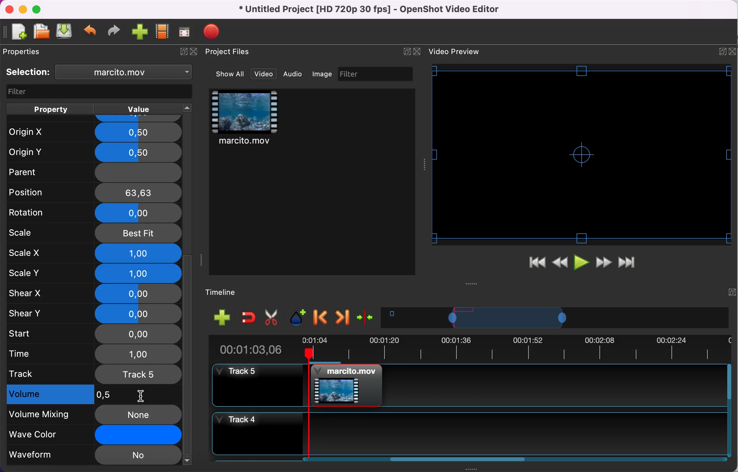 The height and width of the screenshot is (472, 738). What do you see at coordinates (127, 72) in the screenshot?
I see `clip name` at bounding box center [127, 72].